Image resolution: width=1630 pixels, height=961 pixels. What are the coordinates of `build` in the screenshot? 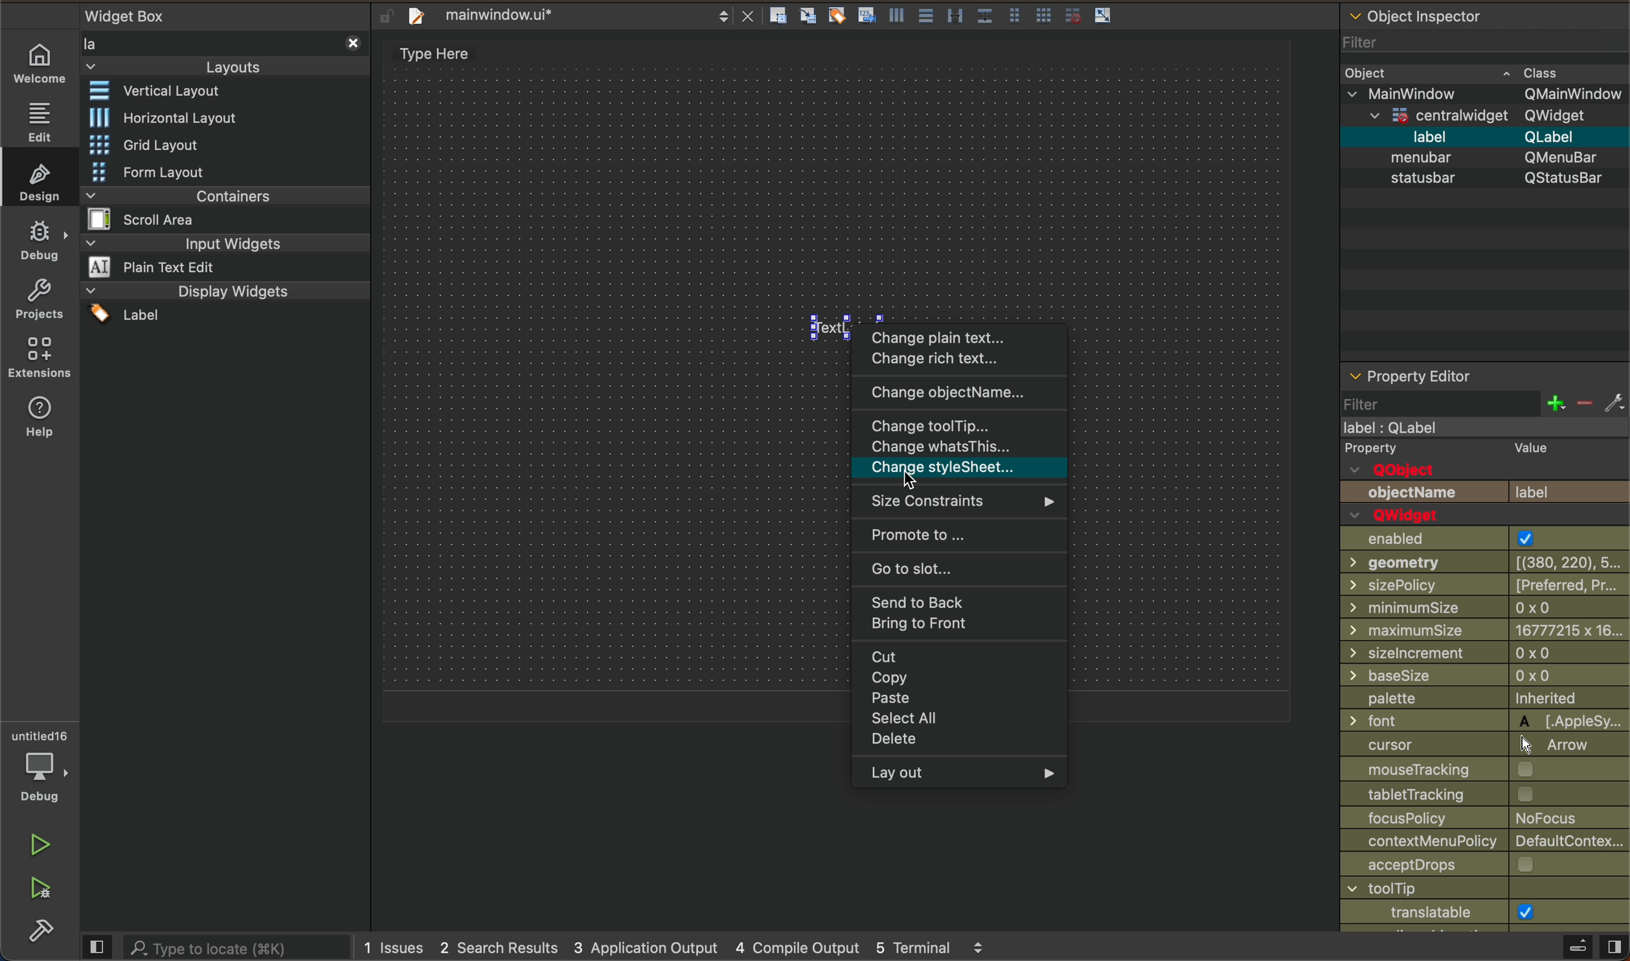 It's located at (35, 933).